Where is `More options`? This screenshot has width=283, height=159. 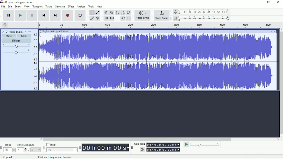 More options is located at coordinates (29, 32).